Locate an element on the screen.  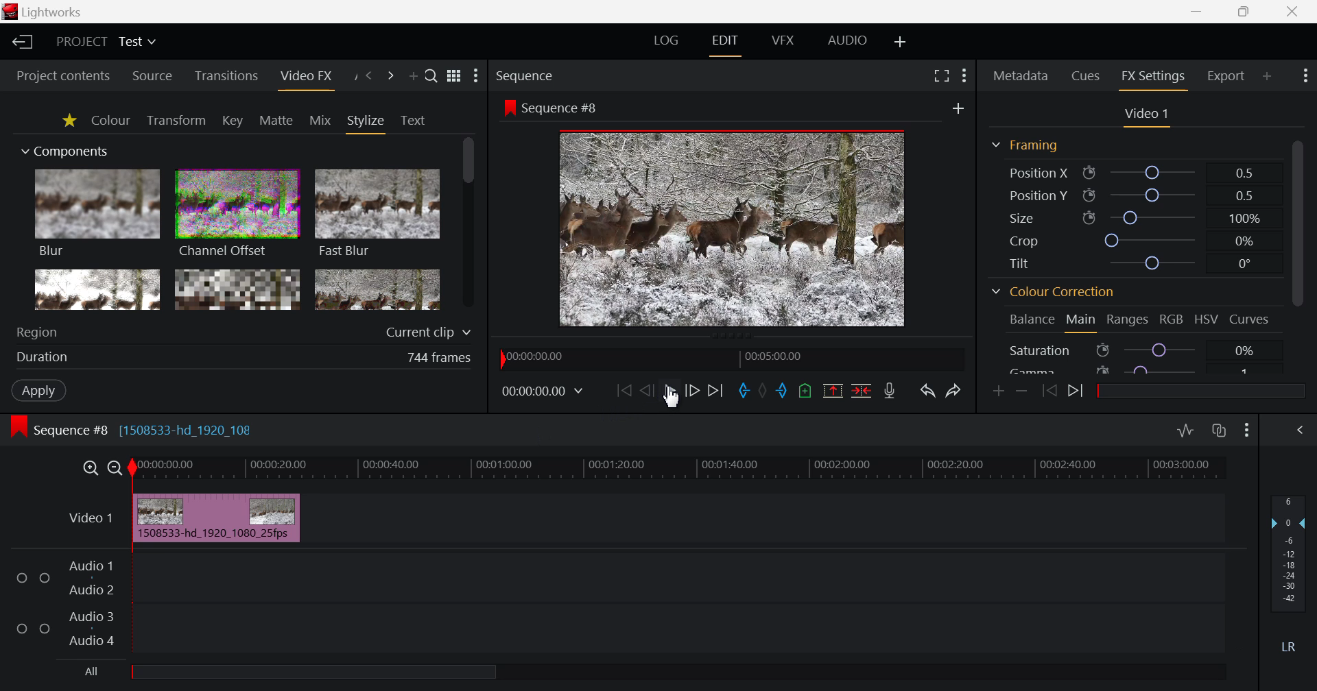
All is located at coordinates (294, 672).